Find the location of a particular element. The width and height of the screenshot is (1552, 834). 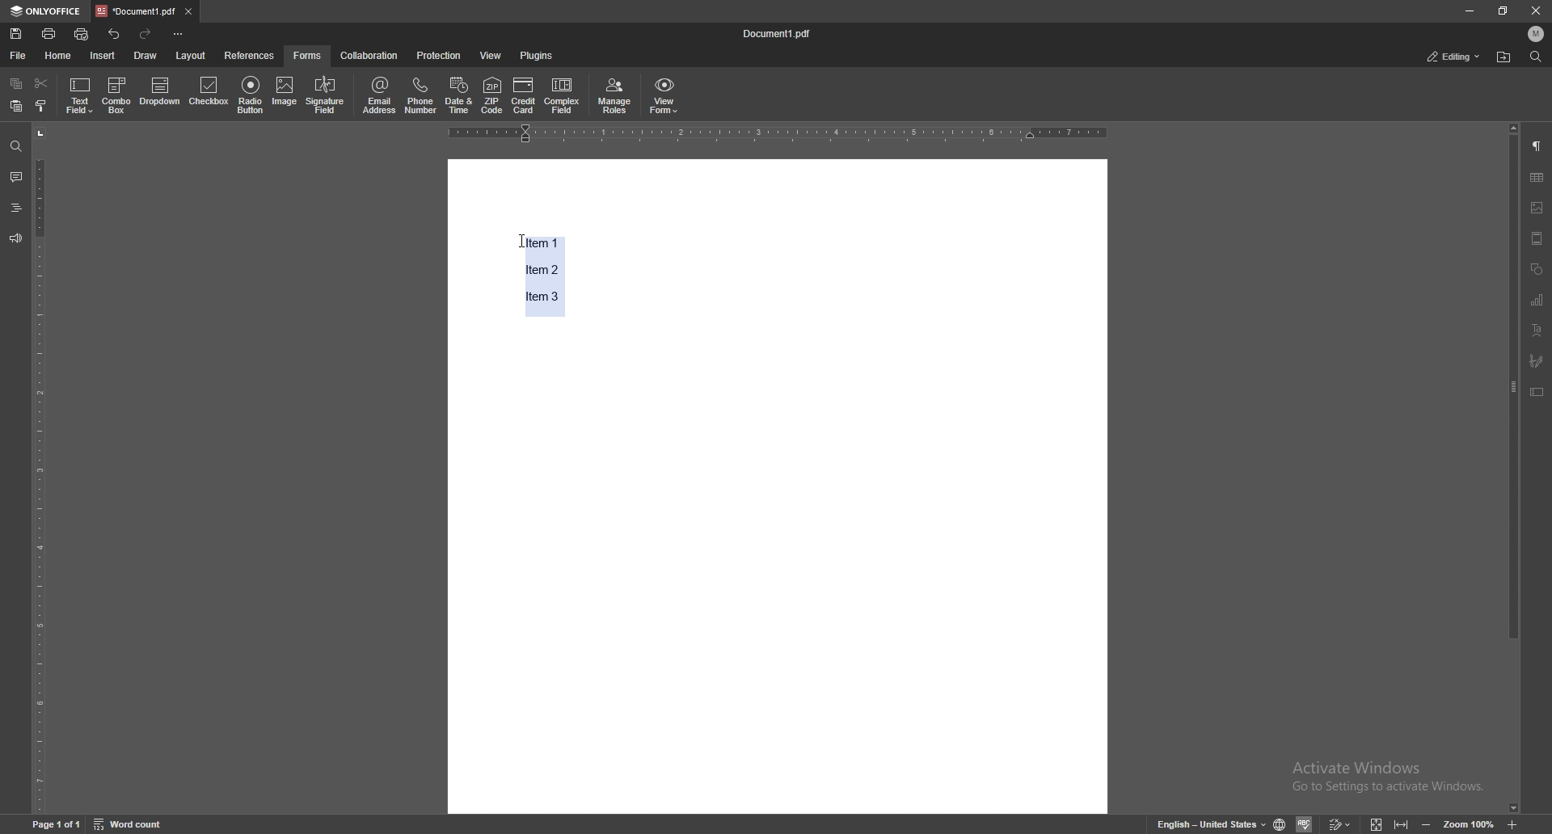

text art is located at coordinates (1538, 331).